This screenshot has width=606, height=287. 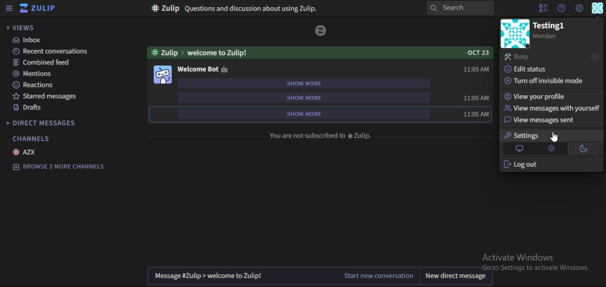 I want to click on views, so click(x=23, y=27).